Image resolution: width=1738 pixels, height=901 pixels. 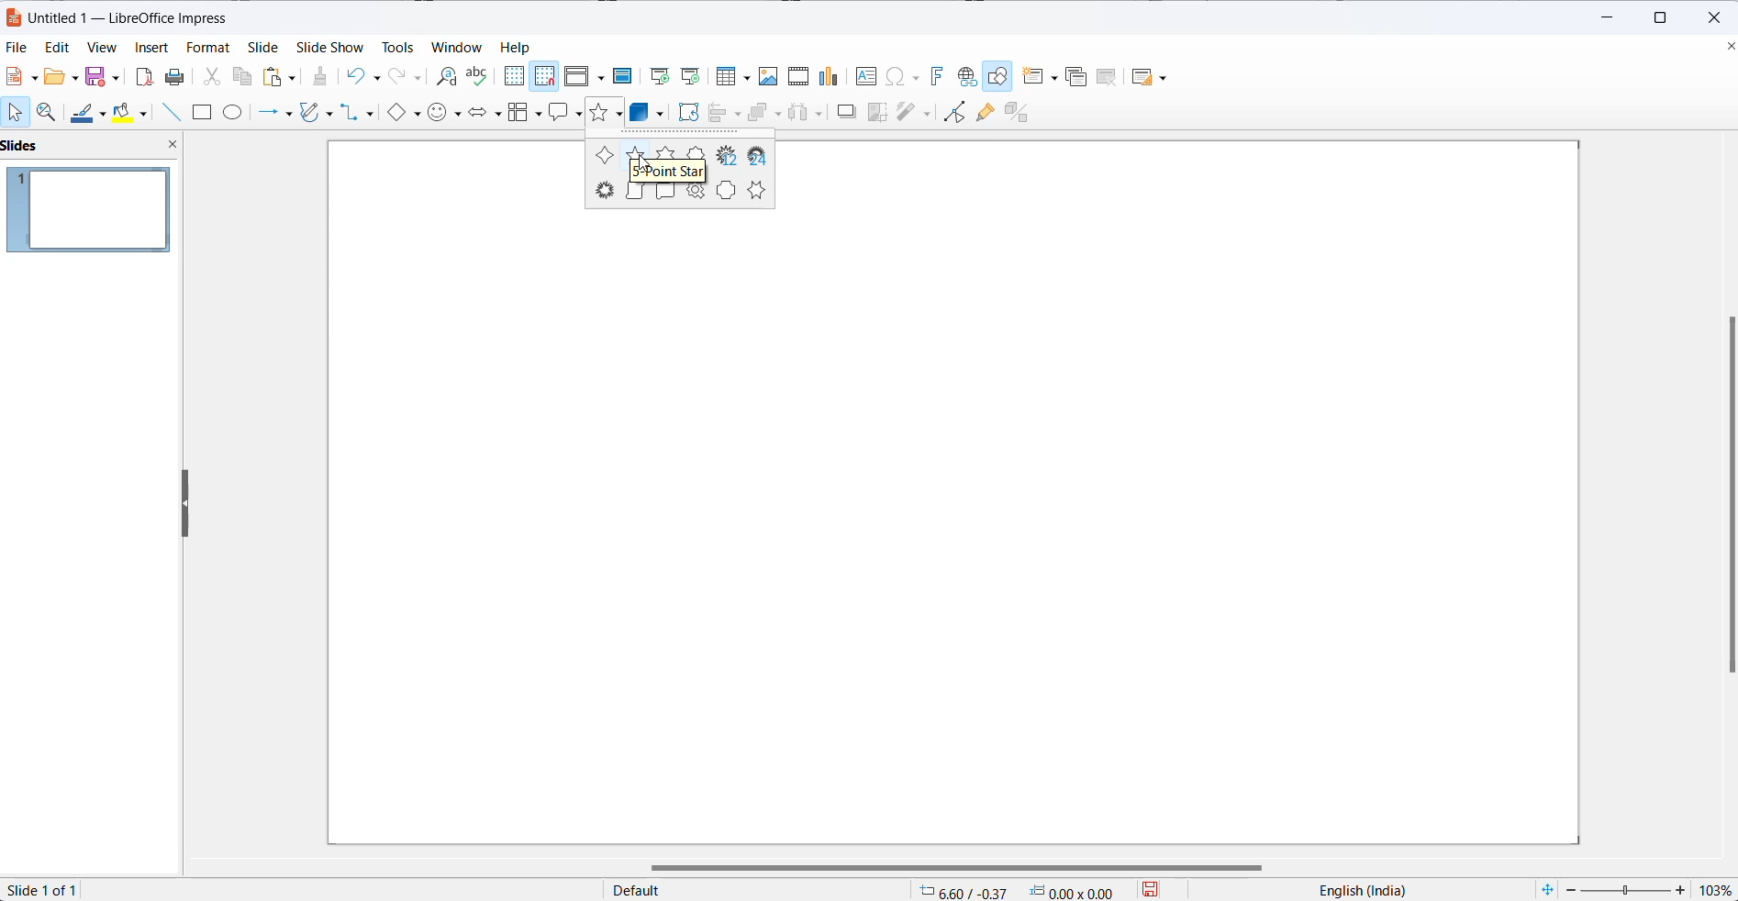 What do you see at coordinates (874, 113) in the screenshot?
I see `crop image` at bounding box center [874, 113].